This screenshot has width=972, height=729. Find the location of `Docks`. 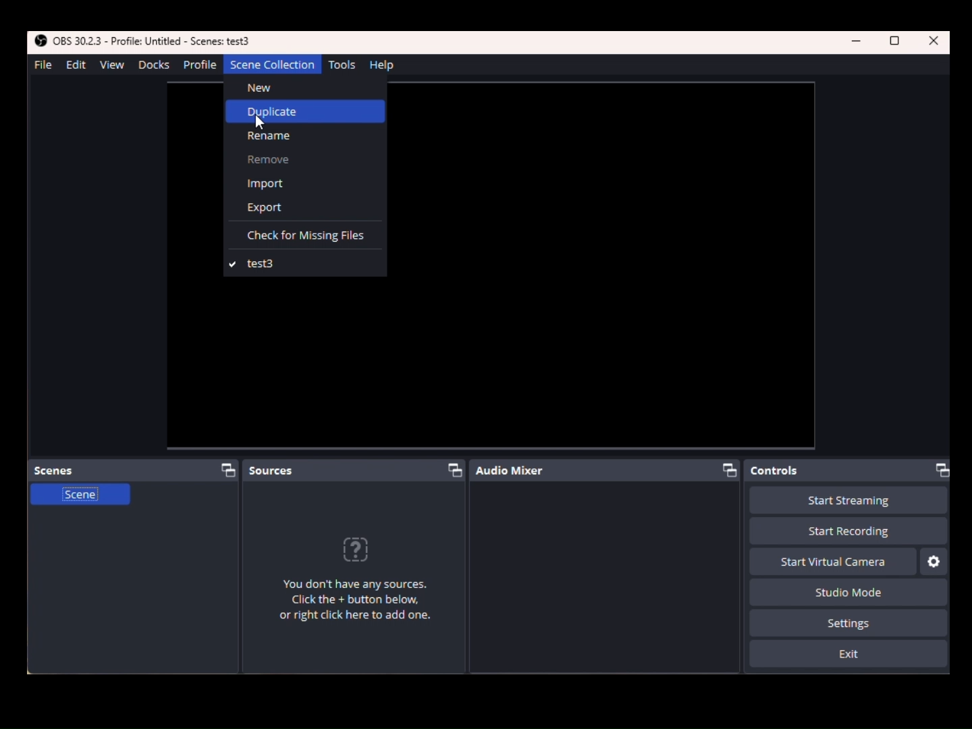

Docks is located at coordinates (153, 65).